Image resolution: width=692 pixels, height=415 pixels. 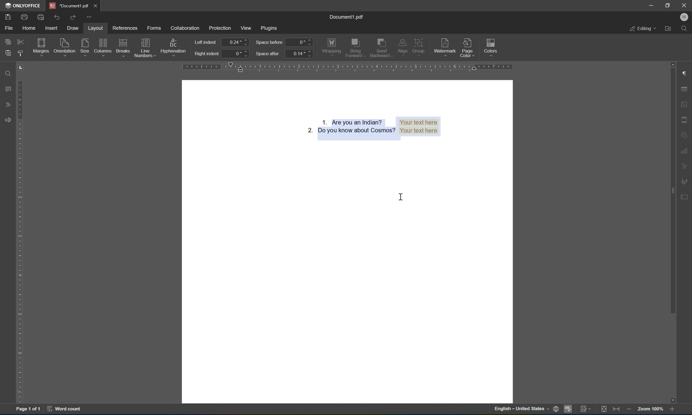 What do you see at coordinates (673, 410) in the screenshot?
I see `zoom in` at bounding box center [673, 410].